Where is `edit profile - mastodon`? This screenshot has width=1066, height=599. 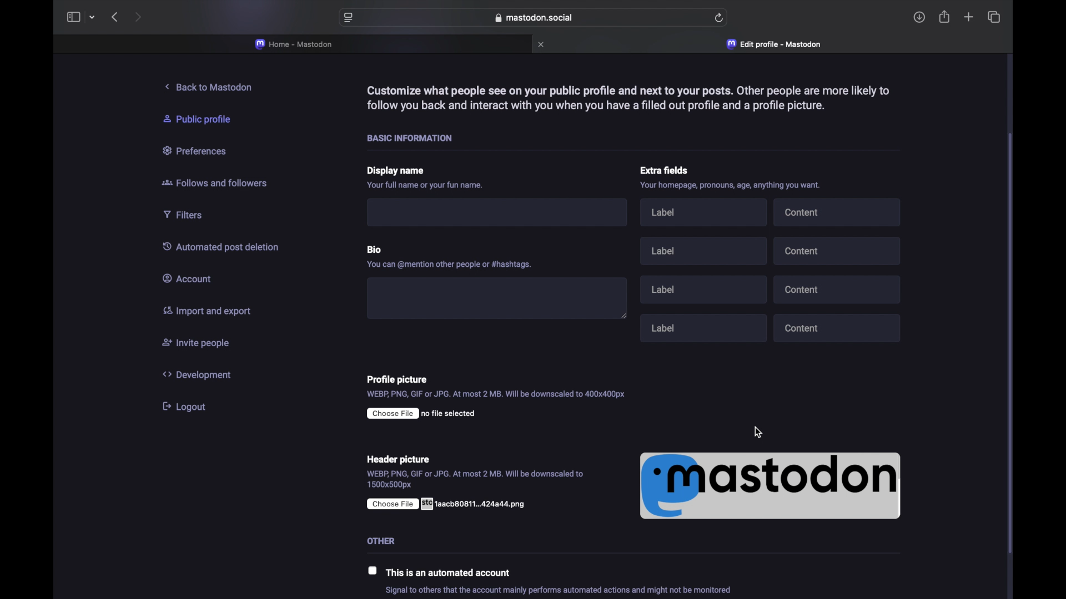
edit profile - mastodon is located at coordinates (776, 44).